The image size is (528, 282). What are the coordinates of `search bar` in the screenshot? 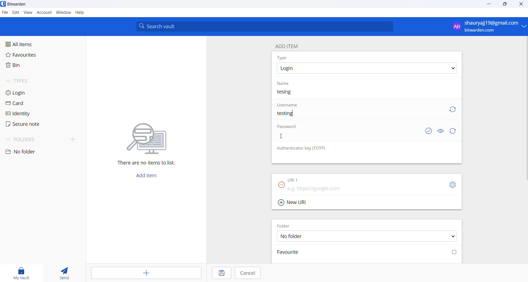 It's located at (267, 26).